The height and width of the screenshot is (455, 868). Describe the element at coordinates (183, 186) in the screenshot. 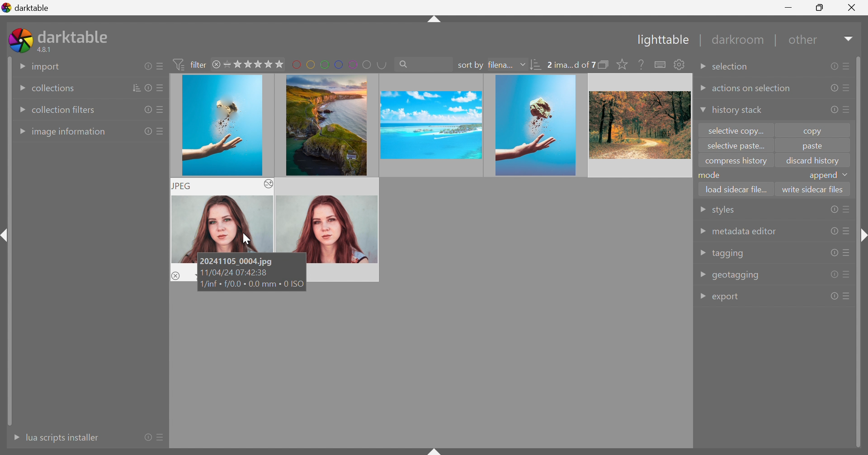

I see `JPEG` at that location.